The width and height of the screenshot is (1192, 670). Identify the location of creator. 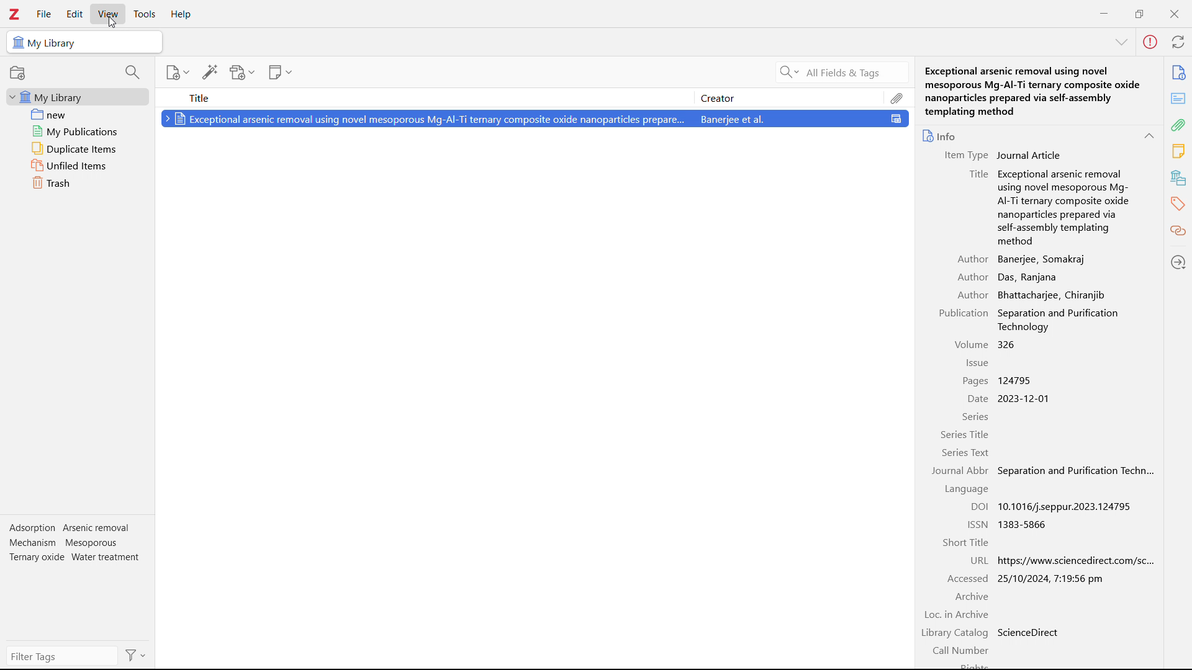
(790, 98).